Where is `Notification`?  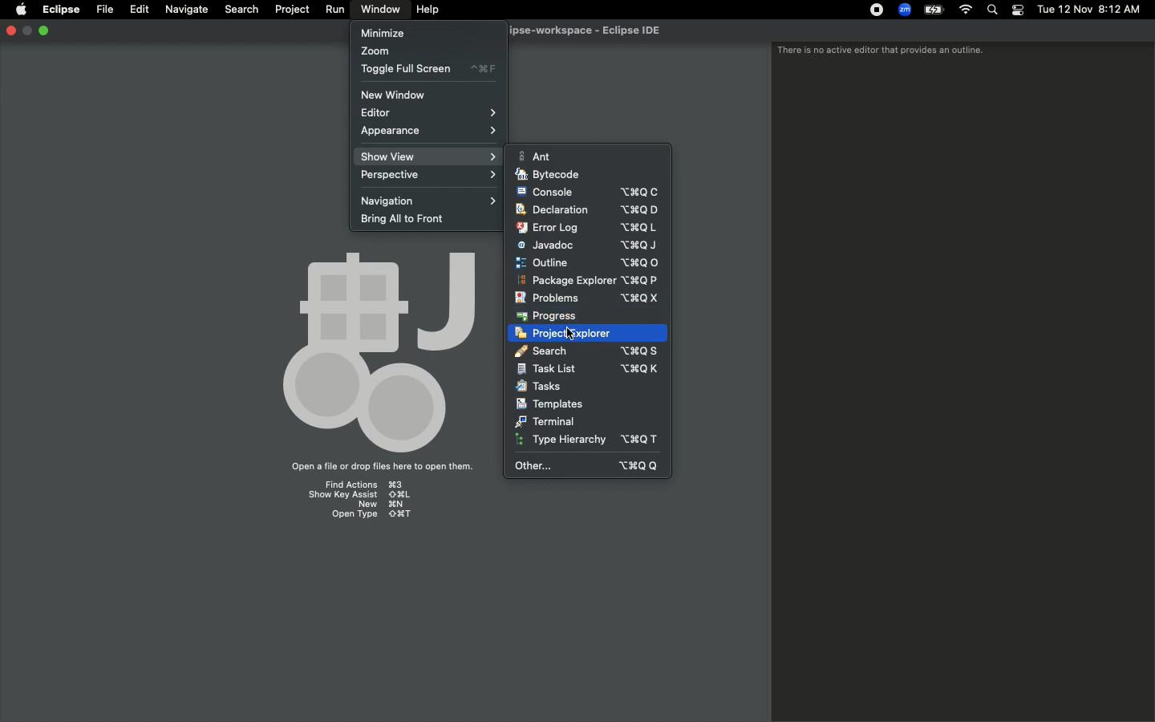
Notification is located at coordinates (1017, 10).